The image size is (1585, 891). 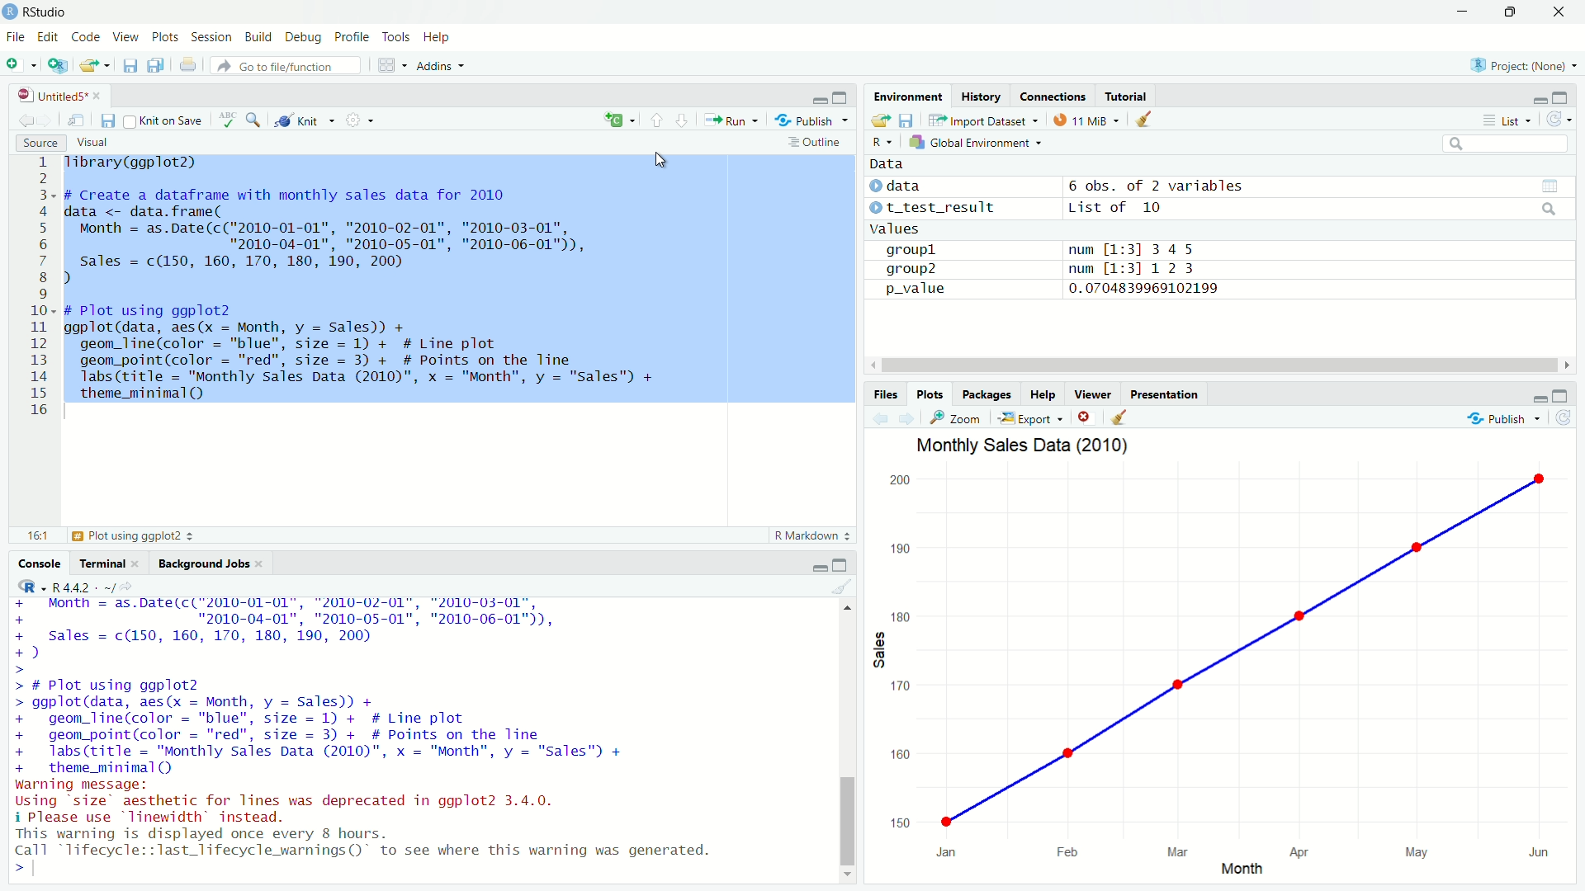 I want to click on les Plots, so click(x=929, y=394).